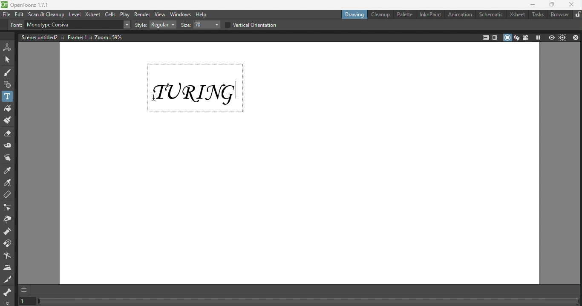 The width and height of the screenshot is (582, 306). I want to click on 3D view, so click(518, 38).